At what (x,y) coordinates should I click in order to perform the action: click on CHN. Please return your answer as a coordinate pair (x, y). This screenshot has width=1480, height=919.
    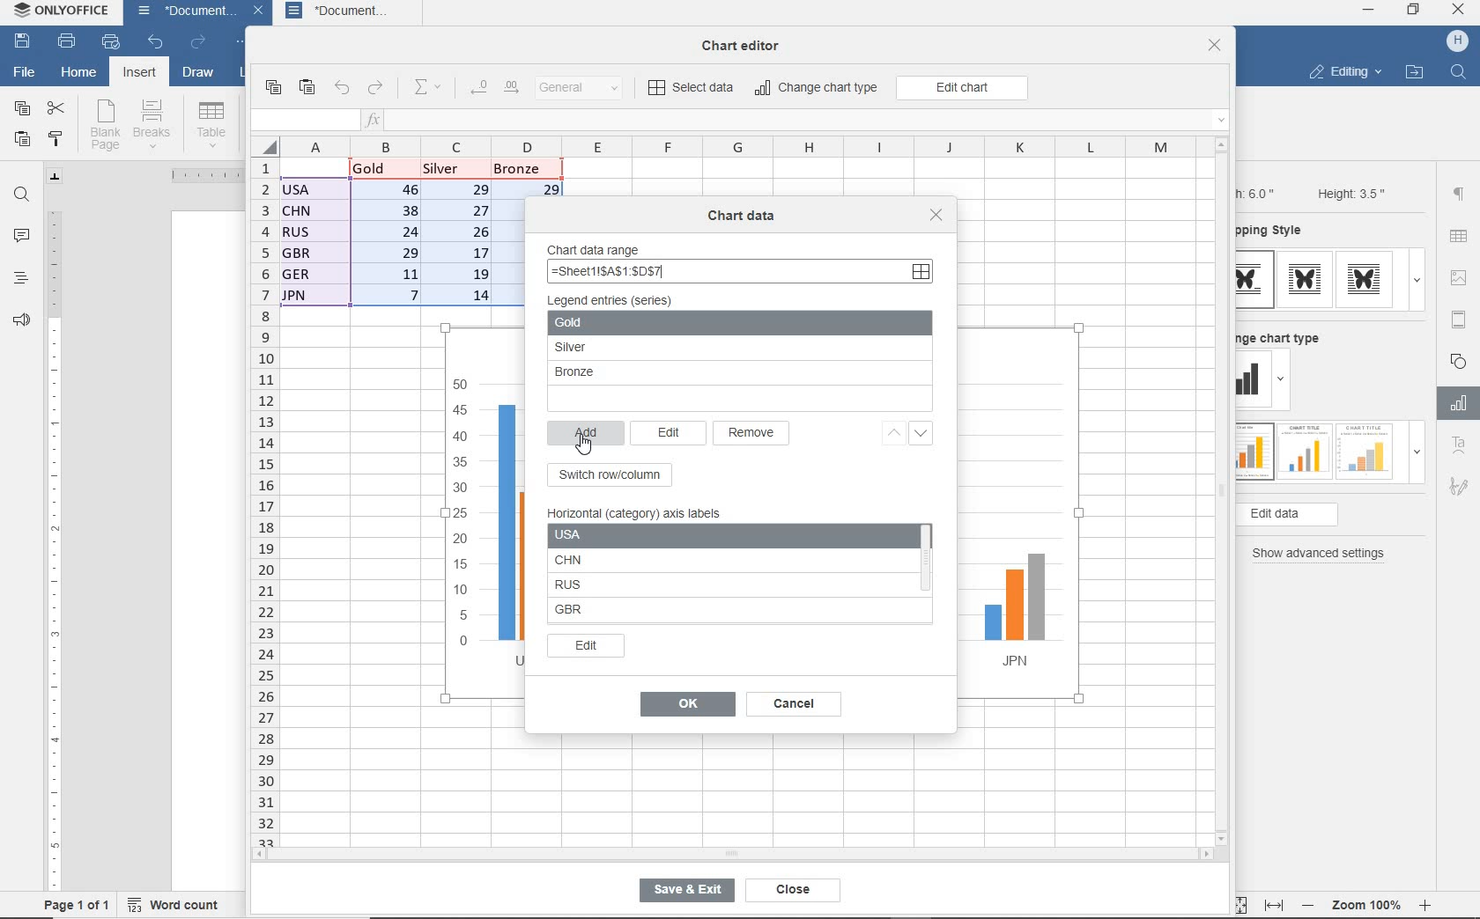
    Looking at the image, I should click on (712, 559).